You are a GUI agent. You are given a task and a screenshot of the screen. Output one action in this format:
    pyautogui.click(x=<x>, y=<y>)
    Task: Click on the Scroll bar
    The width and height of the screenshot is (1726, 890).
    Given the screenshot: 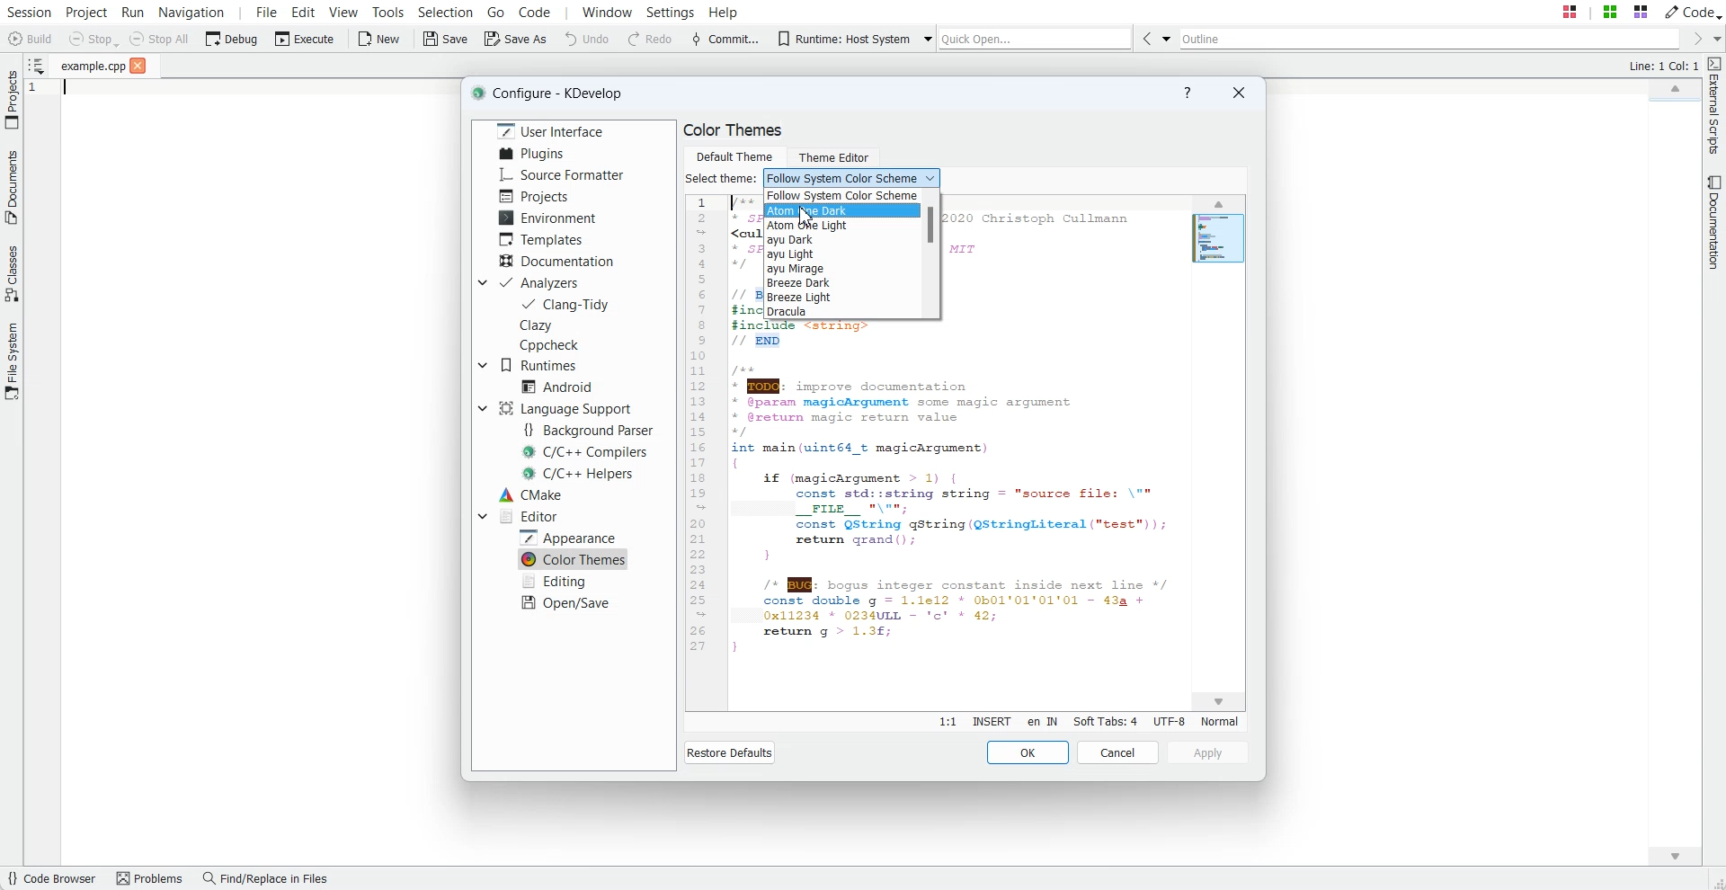 What is the action you would take?
    pyautogui.click(x=934, y=253)
    